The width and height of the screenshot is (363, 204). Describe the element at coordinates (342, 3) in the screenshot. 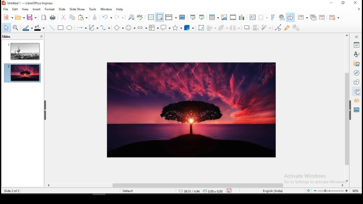

I see `Restore` at that location.